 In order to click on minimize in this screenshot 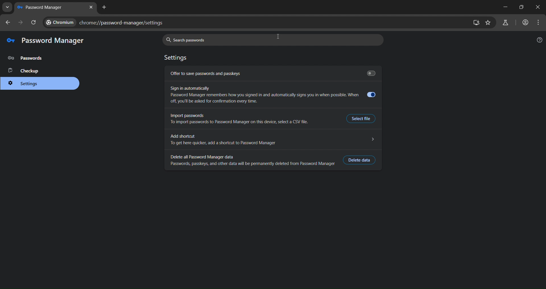, I will do `click(504, 7)`.